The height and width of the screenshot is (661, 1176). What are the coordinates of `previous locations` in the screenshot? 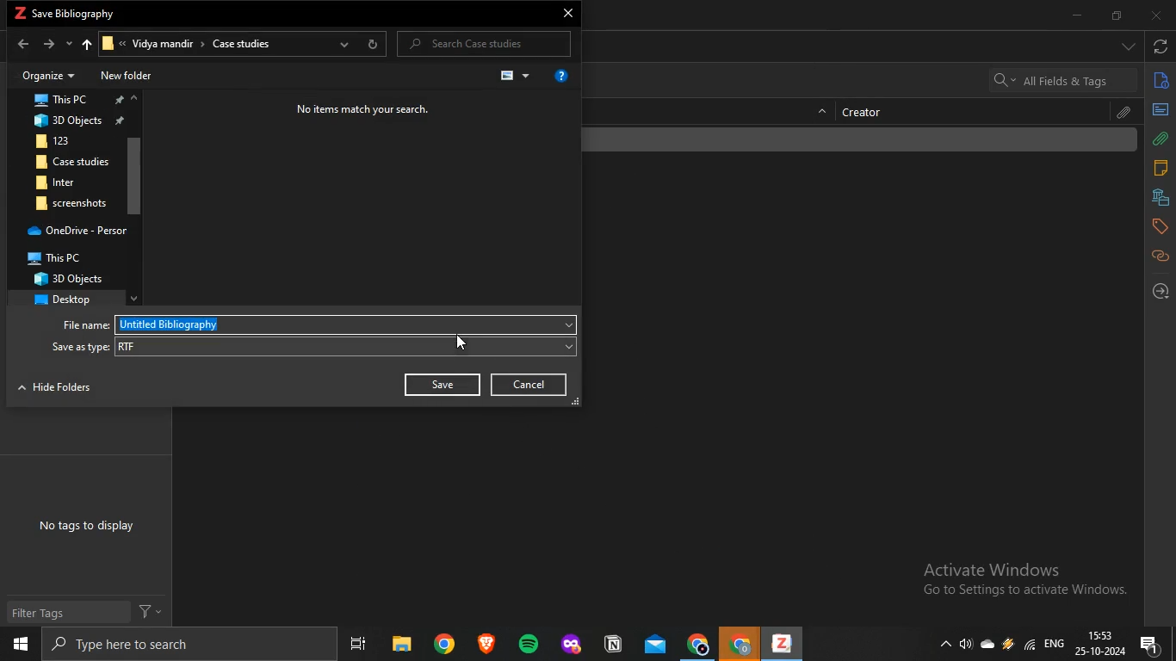 It's located at (344, 43).